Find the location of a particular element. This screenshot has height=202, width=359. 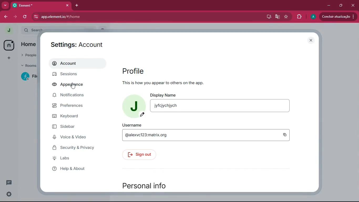

back is located at coordinates (4, 17).